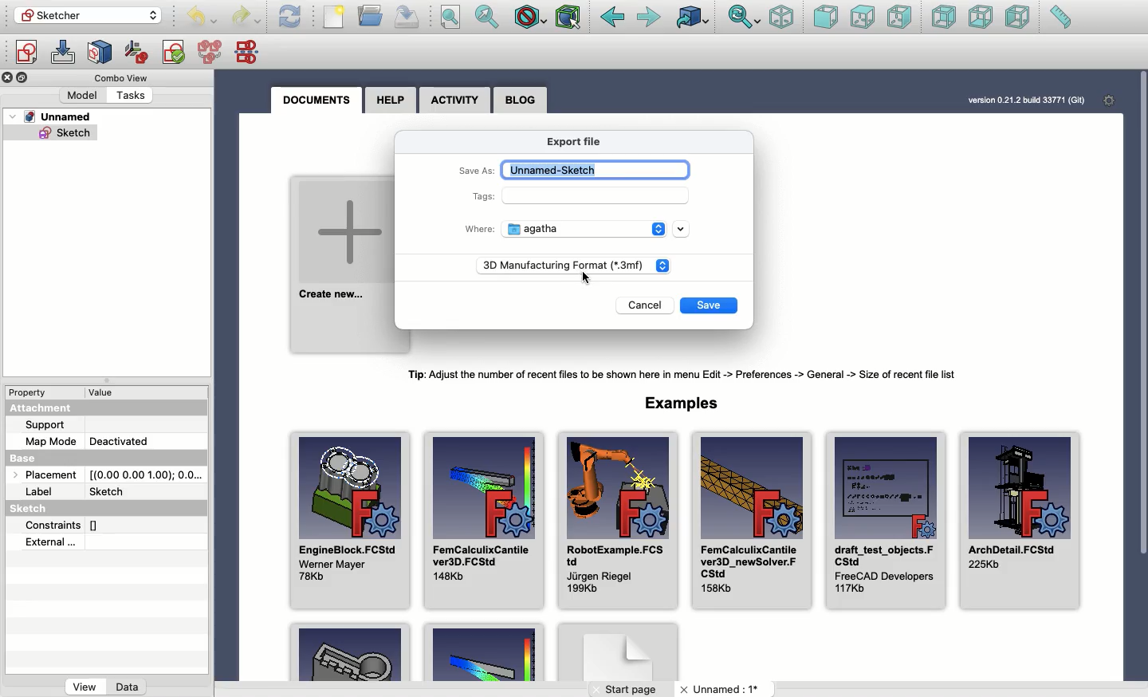  What do you see at coordinates (619, 652) in the screenshot?
I see `Example 3` at bounding box center [619, 652].